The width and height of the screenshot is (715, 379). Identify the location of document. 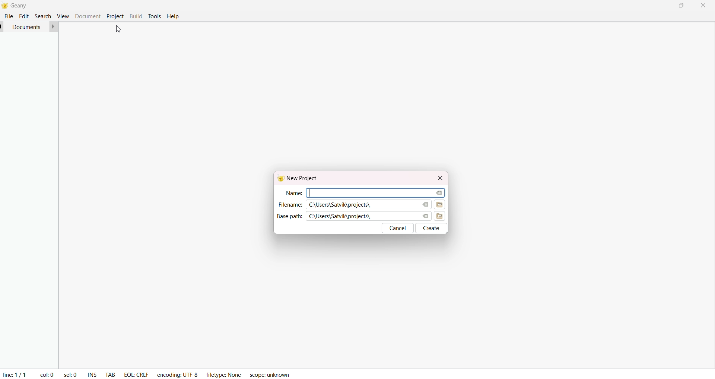
(88, 16).